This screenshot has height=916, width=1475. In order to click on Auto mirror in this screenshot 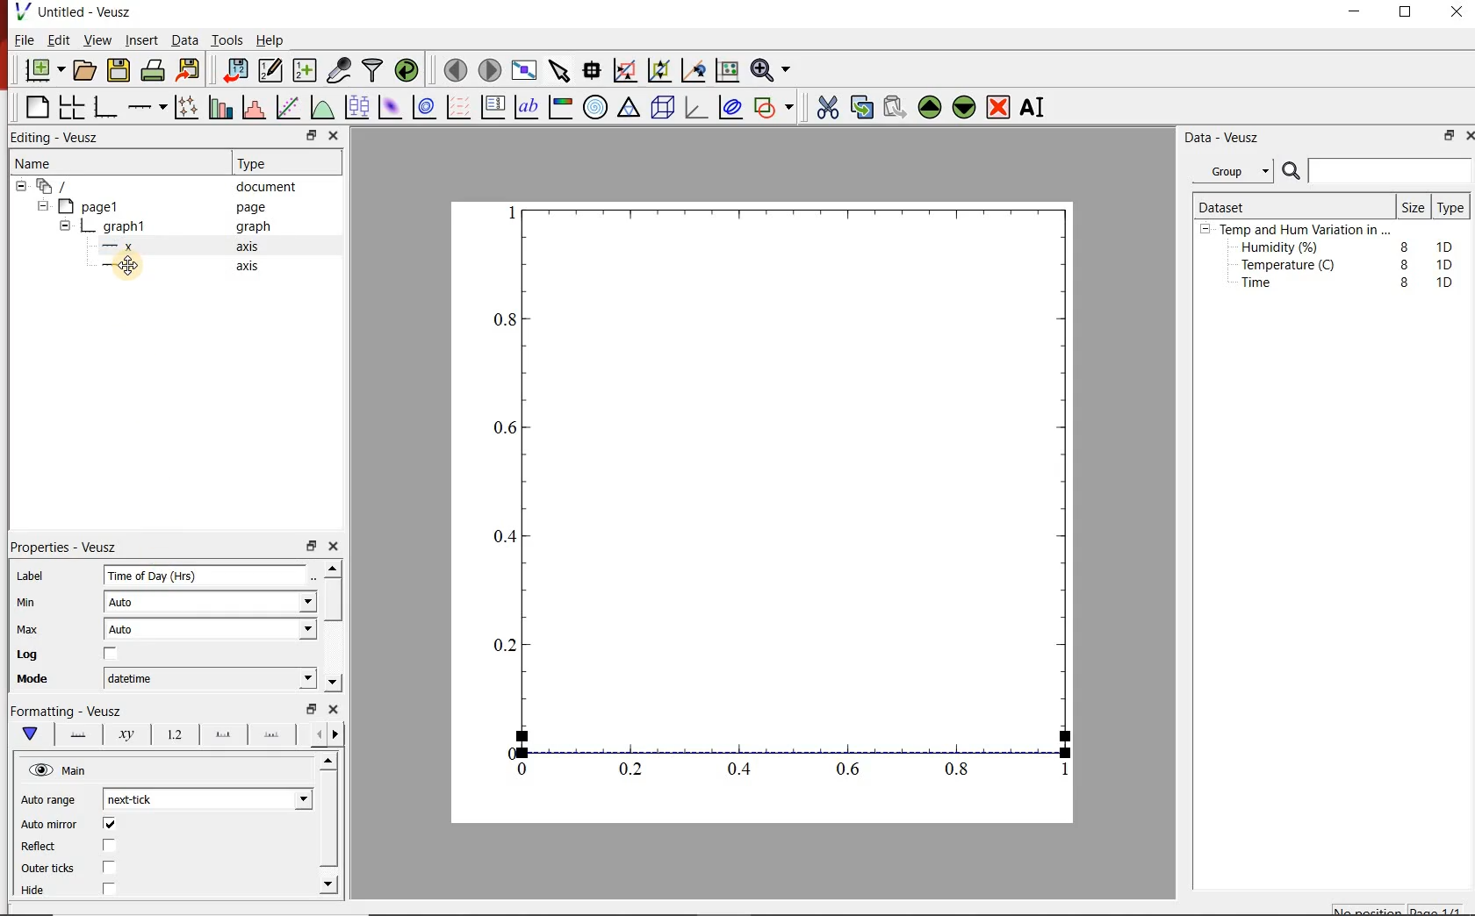, I will do `click(71, 825)`.